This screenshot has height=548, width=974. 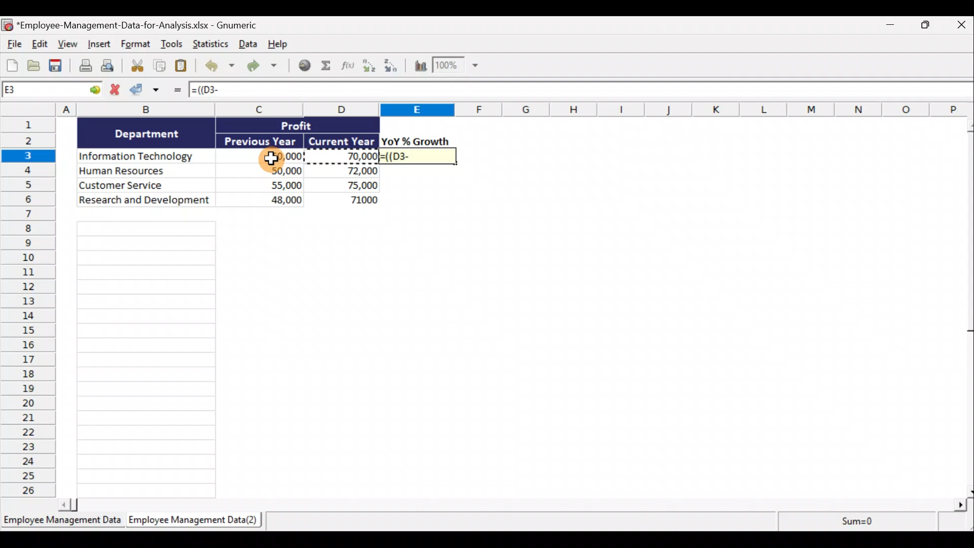 What do you see at coordinates (961, 24) in the screenshot?
I see `Close` at bounding box center [961, 24].